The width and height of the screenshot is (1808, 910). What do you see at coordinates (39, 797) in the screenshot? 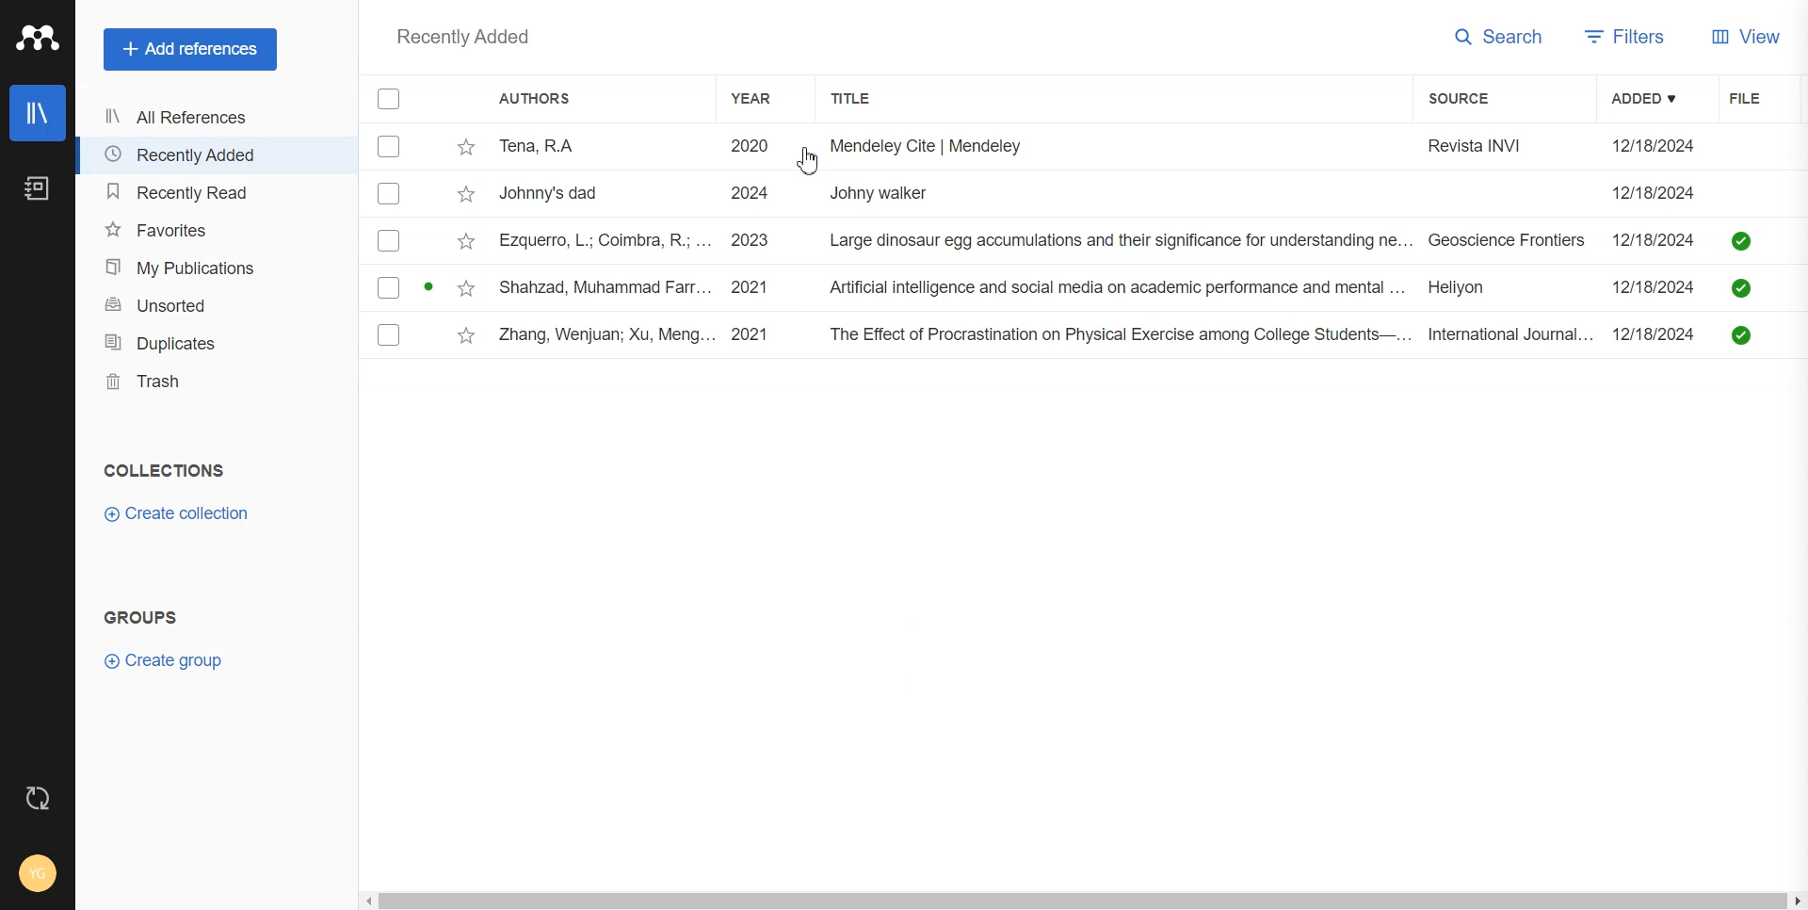
I see `Auto sync` at bounding box center [39, 797].